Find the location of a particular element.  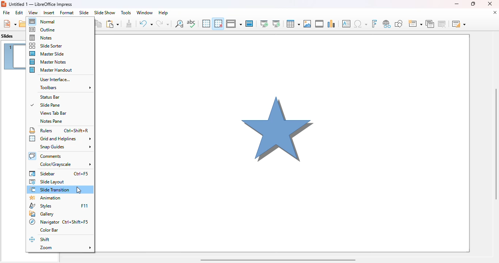

notes is located at coordinates (41, 37).